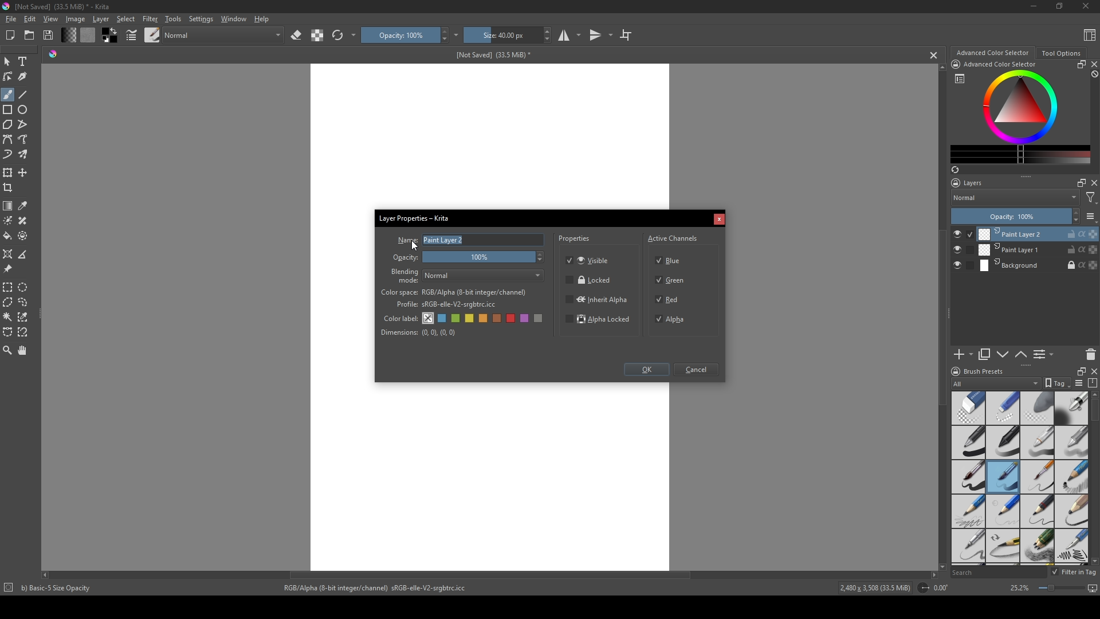 Image resolution: width=1100 pixels, height=619 pixels. What do you see at coordinates (1075, 573) in the screenshot?
I see `Filter in tag` at bounding box center [1075, 573].